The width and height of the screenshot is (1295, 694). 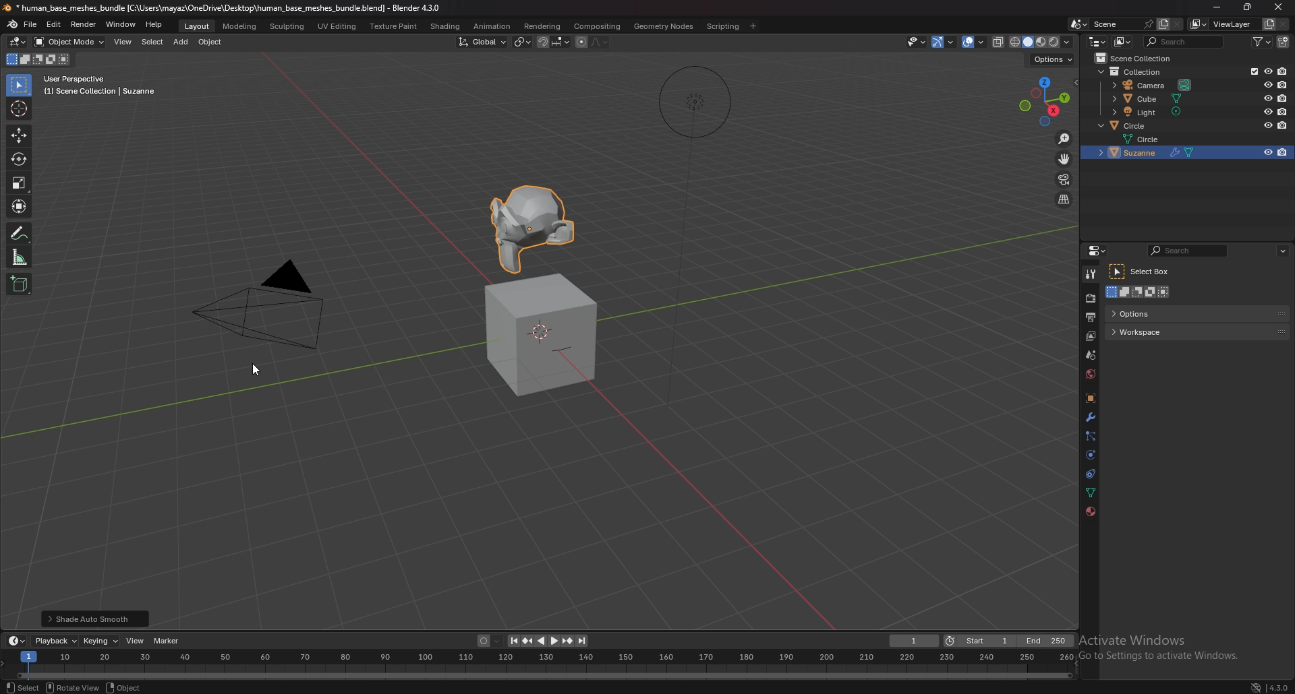 I want to click on light, so click(x=1148, y=112).